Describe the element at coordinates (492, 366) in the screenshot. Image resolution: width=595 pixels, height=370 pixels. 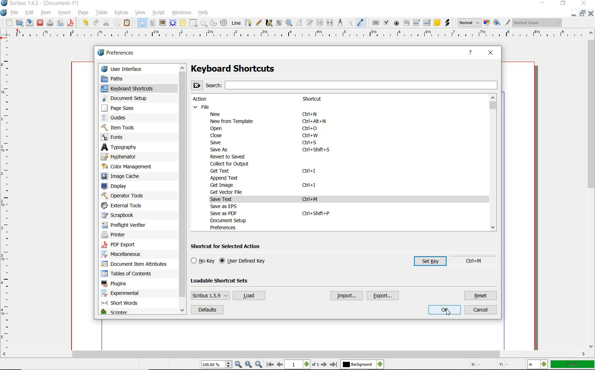
I see `coordinates` at that location.